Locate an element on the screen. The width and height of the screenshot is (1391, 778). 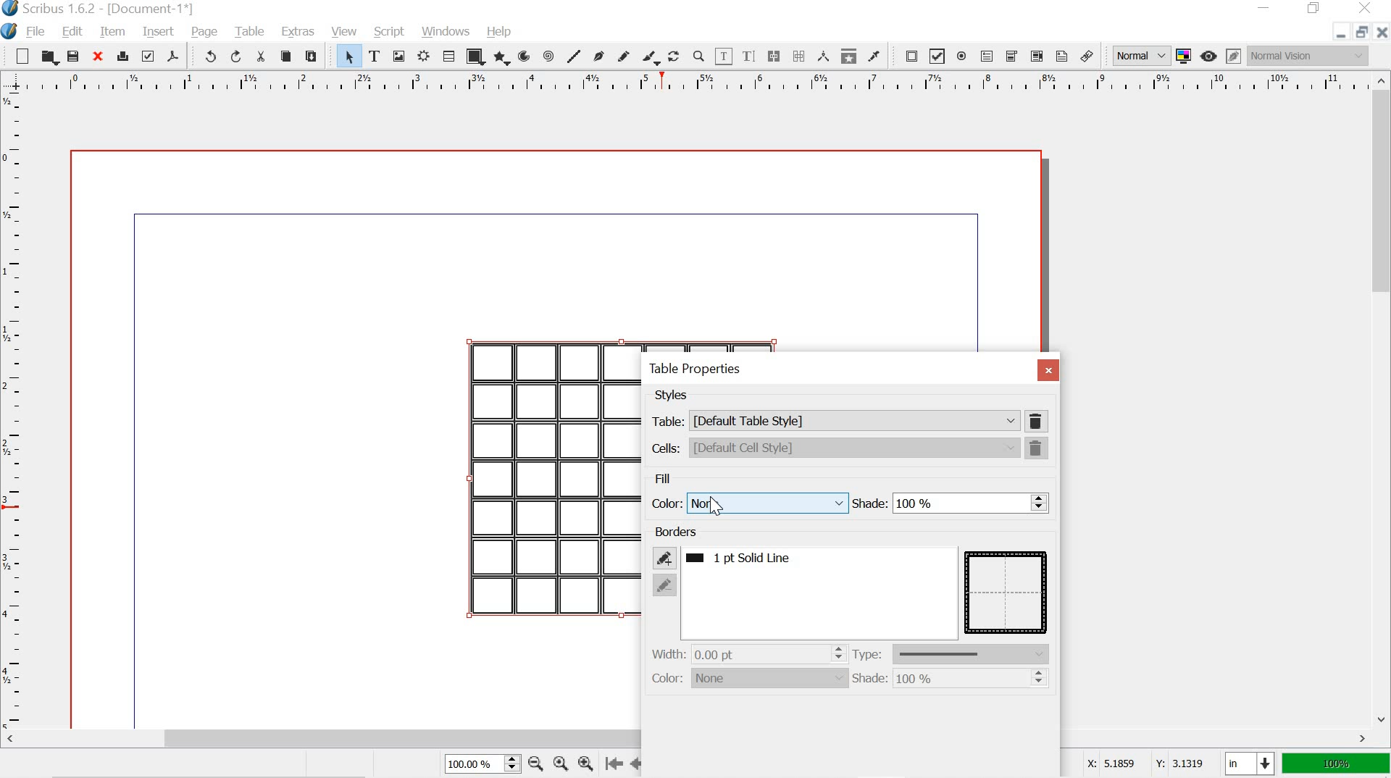
preview mode is located at coordinates (1208, 57).